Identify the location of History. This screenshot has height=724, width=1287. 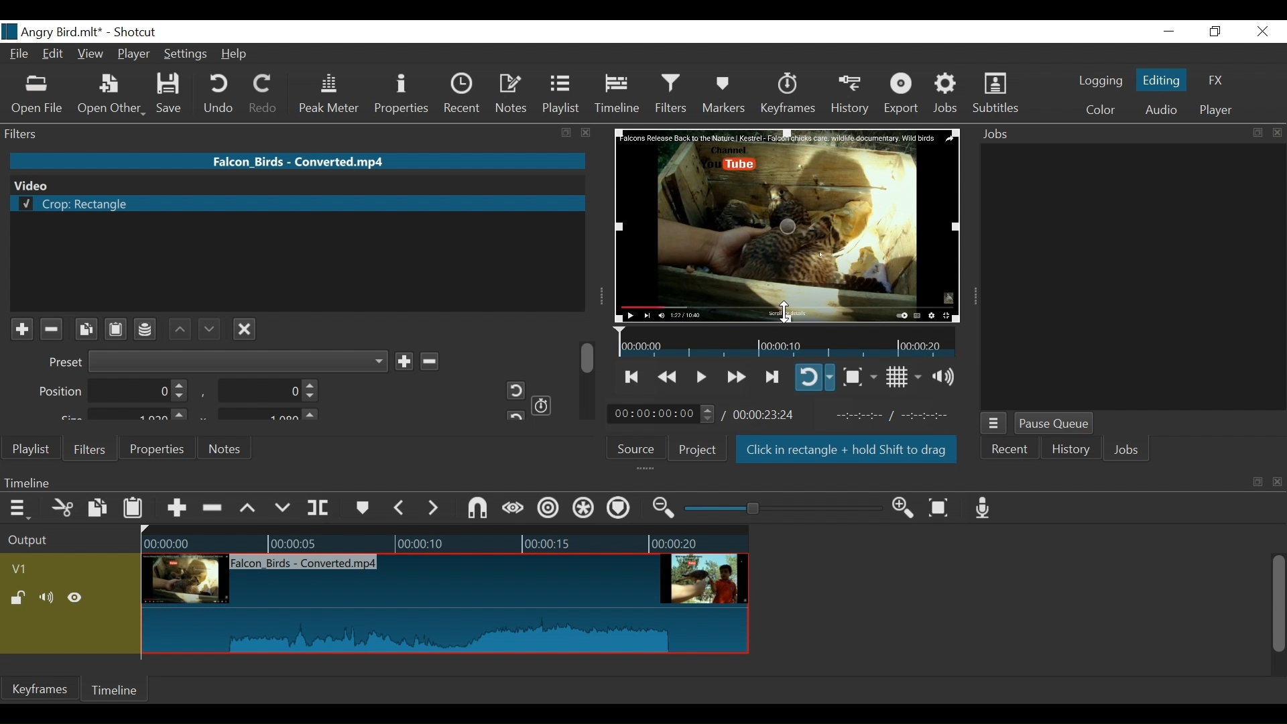
(1071, 451).